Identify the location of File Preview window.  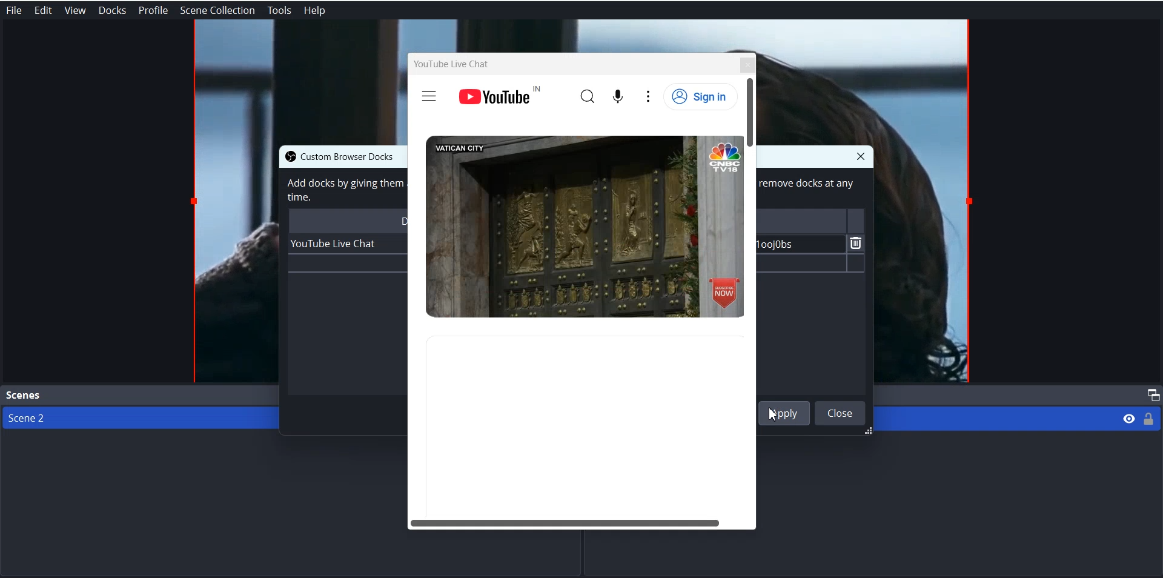
(298, 81).